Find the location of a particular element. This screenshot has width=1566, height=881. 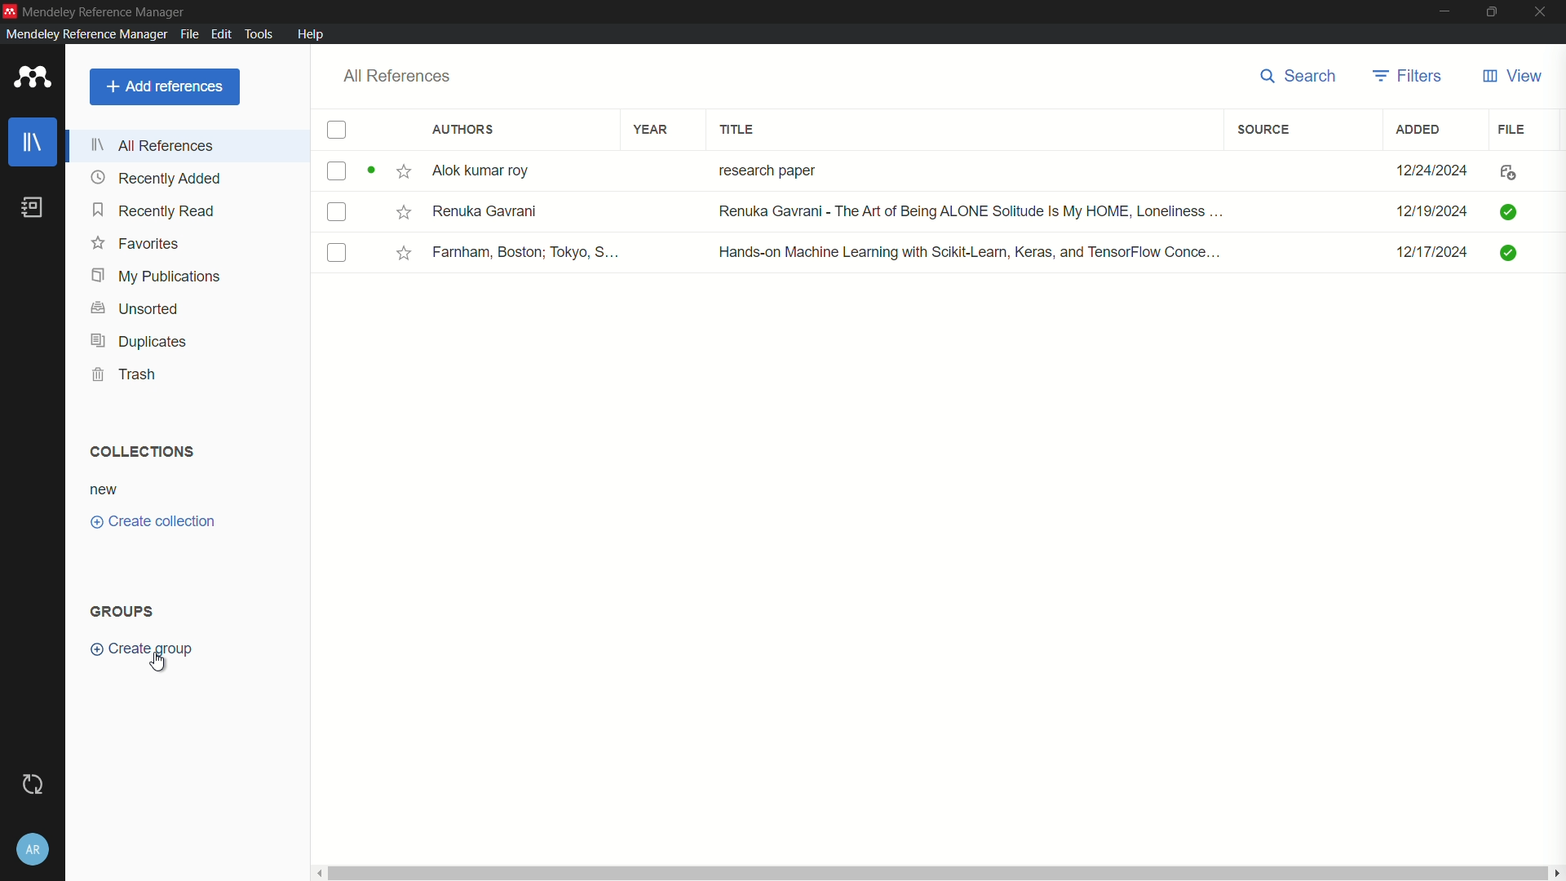

Date is located at coordinates (1435, 258).